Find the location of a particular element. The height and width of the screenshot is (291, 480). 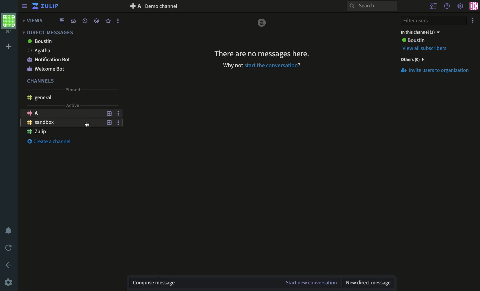

Notification is located at coordinates (9, 231).